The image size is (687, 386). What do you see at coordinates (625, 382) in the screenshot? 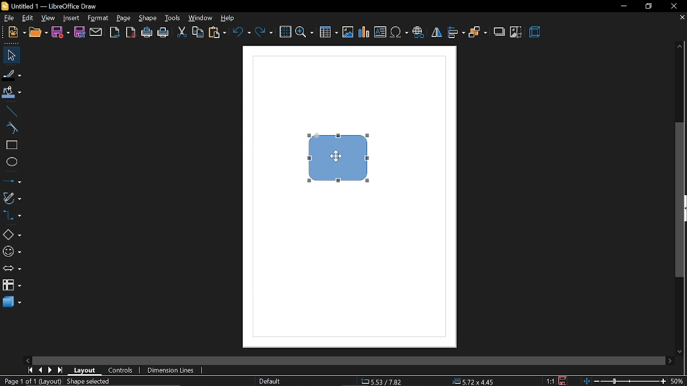
I see `zoom change` at bounding box center [625, 382].